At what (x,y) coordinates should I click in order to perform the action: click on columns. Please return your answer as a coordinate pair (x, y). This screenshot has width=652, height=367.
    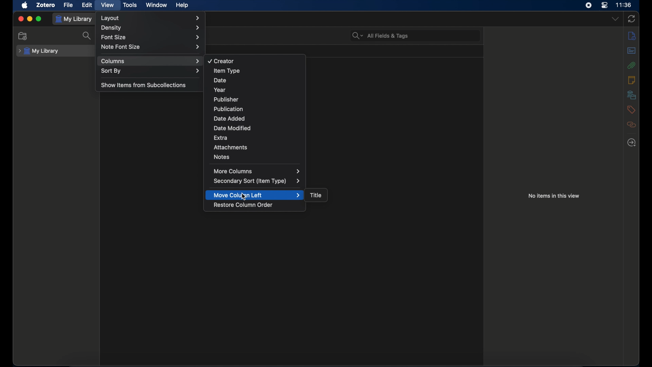
    Looking at the image, I should click on (151, 61).